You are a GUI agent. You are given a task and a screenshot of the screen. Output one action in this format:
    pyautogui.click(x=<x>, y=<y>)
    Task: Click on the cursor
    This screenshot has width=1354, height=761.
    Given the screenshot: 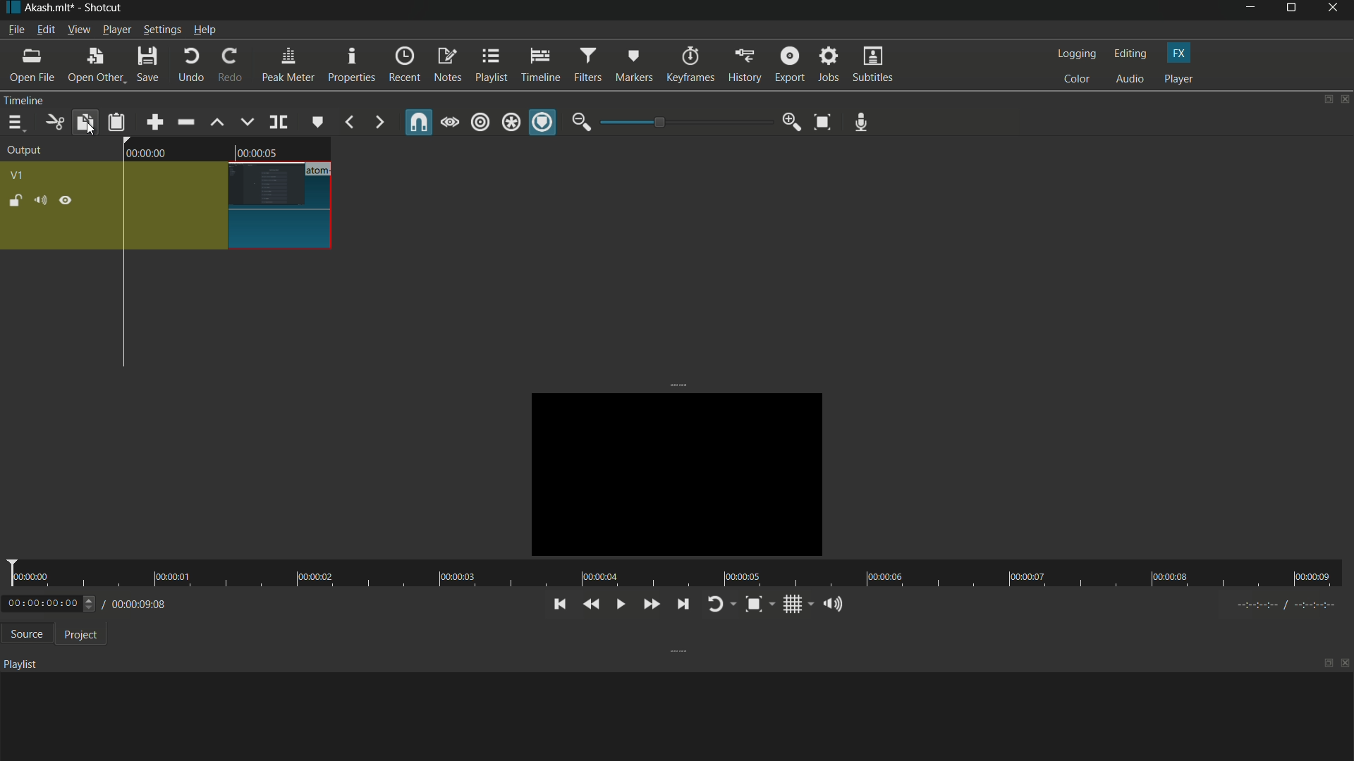 What is the action you would take?
    pyautogui.click(x=90, y=131)
    